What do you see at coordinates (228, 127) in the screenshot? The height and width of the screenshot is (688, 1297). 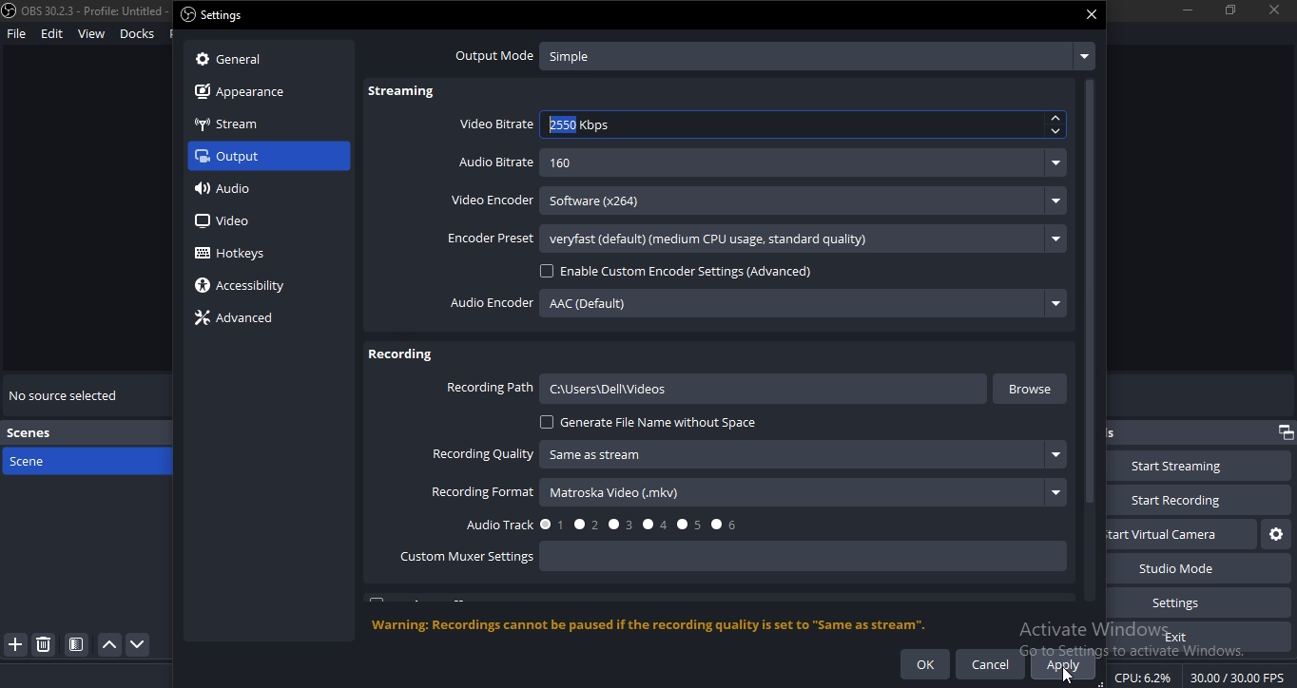 I see `stream` at bounding box center [228, 127].